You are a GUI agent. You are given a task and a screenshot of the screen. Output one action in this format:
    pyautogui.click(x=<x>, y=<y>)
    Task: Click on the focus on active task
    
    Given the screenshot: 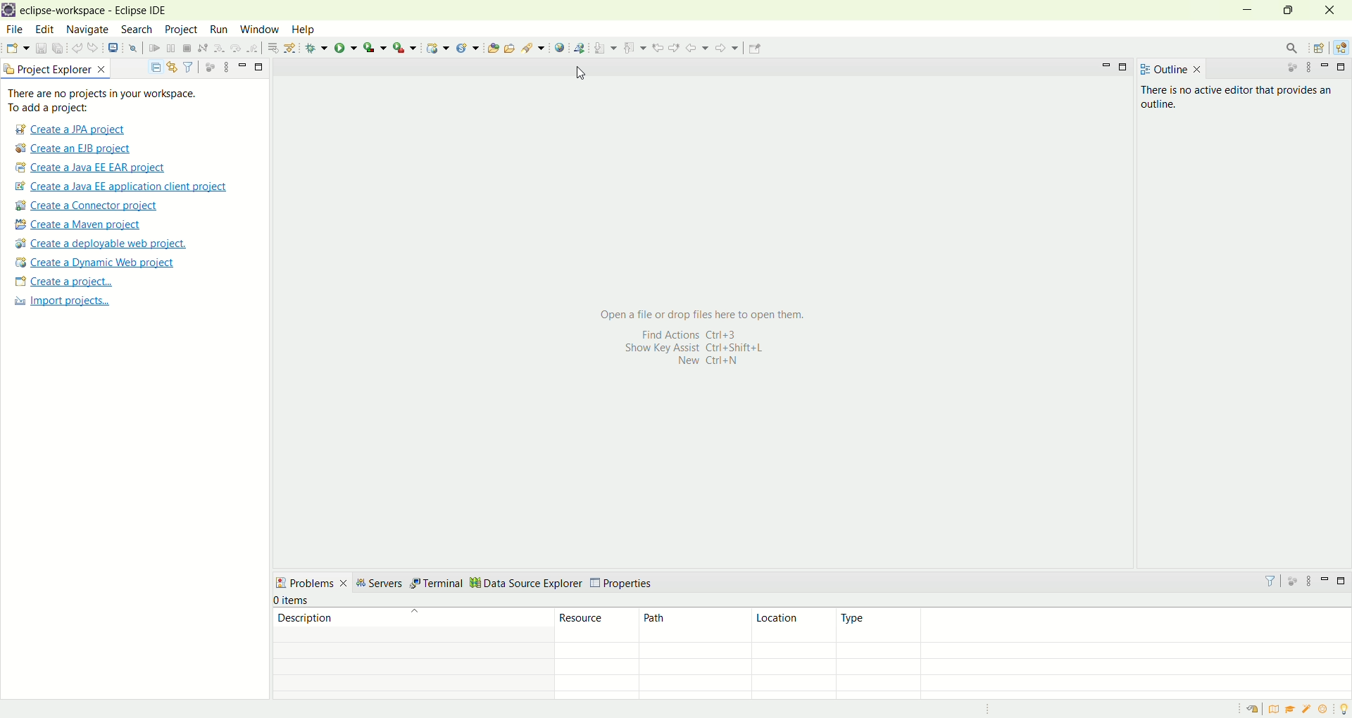 What is the action you would take?
    pyautogui.click(x=1291, y=580)
    